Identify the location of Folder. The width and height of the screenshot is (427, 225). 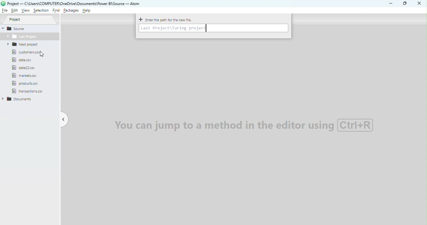
(29, 37).